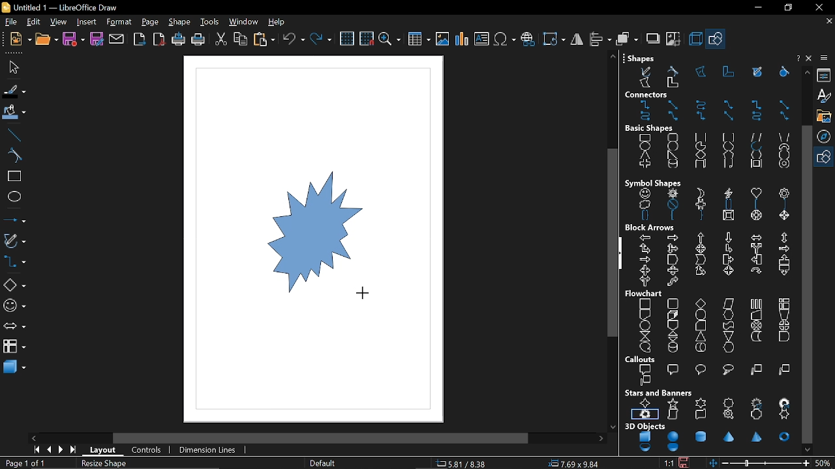  What do you see at coordinates (13, 113) in the screenshot?
I see `fill color` at bounding box center [13, 113].